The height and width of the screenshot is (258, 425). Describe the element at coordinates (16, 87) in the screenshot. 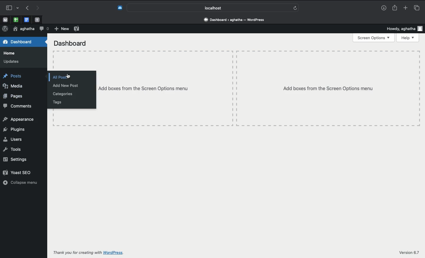

I see `Media` at that location.